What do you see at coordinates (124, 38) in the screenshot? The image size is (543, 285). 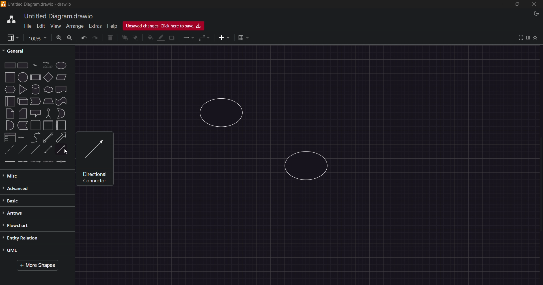 I see `to front` at bounding box center [124, 38].